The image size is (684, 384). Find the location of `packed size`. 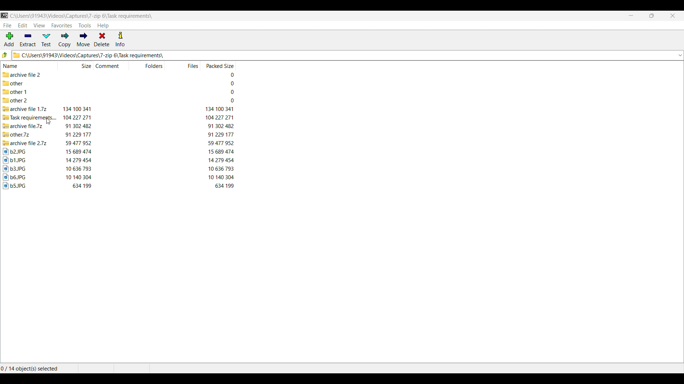

packed size is located at coordinates (218, 83).